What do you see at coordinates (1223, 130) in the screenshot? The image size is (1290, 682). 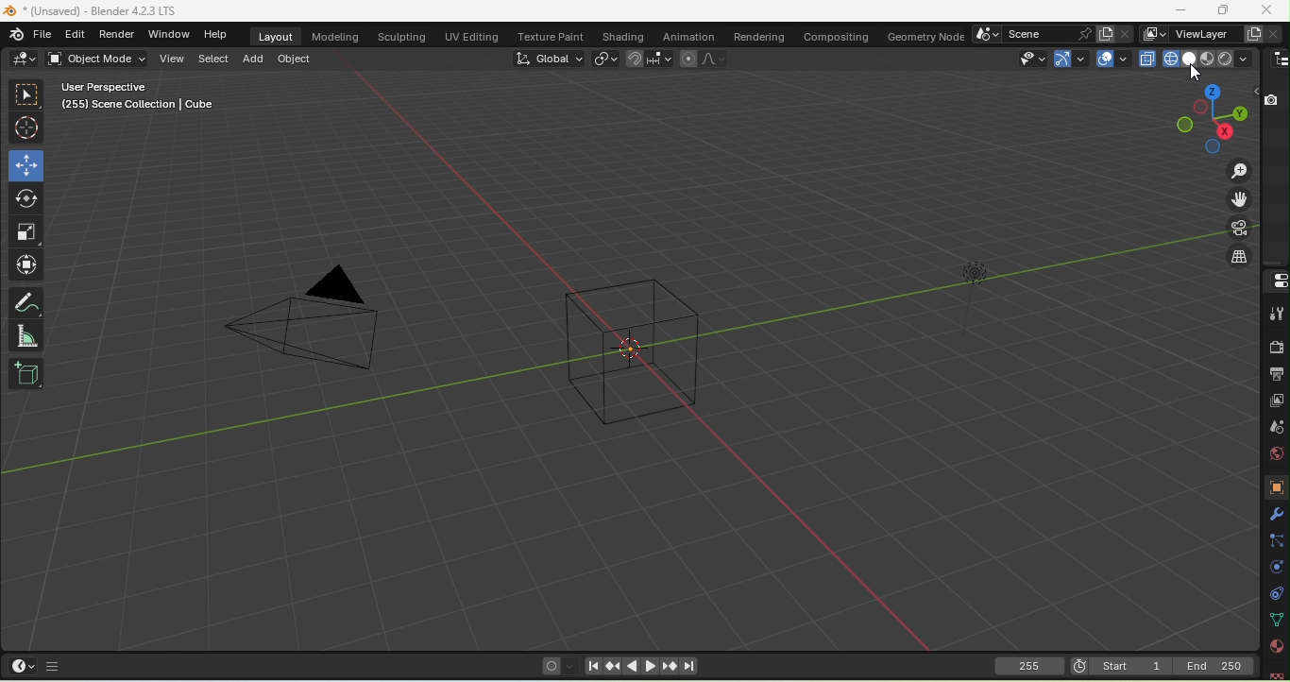 I see `Rotate view` at bounding box center [1223, 130].